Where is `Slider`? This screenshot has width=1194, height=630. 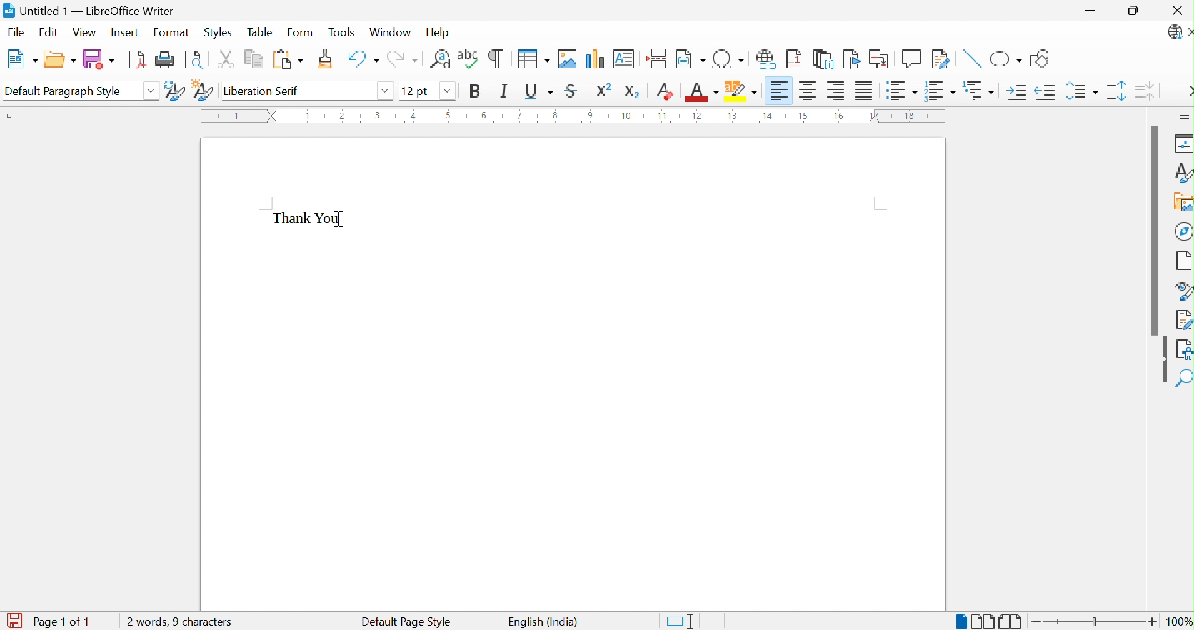
Slider is located at coordinates (1095, 622).